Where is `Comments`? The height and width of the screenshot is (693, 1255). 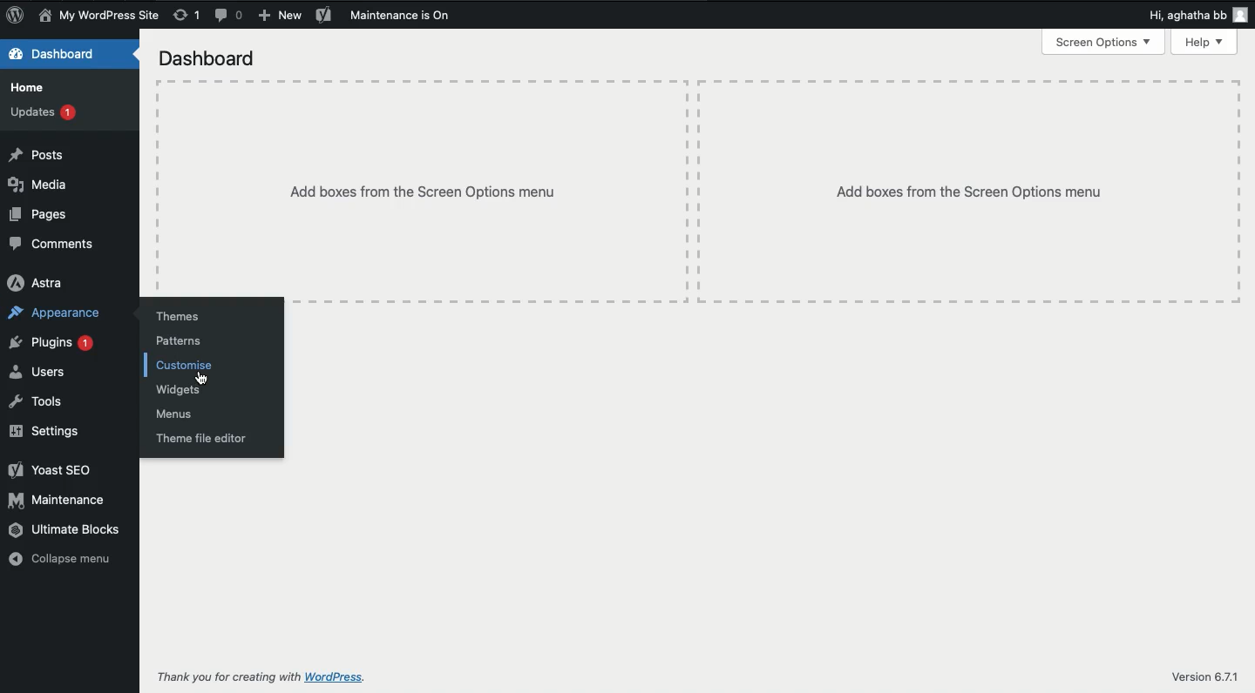
Comments is located at coordinates (232, 16).